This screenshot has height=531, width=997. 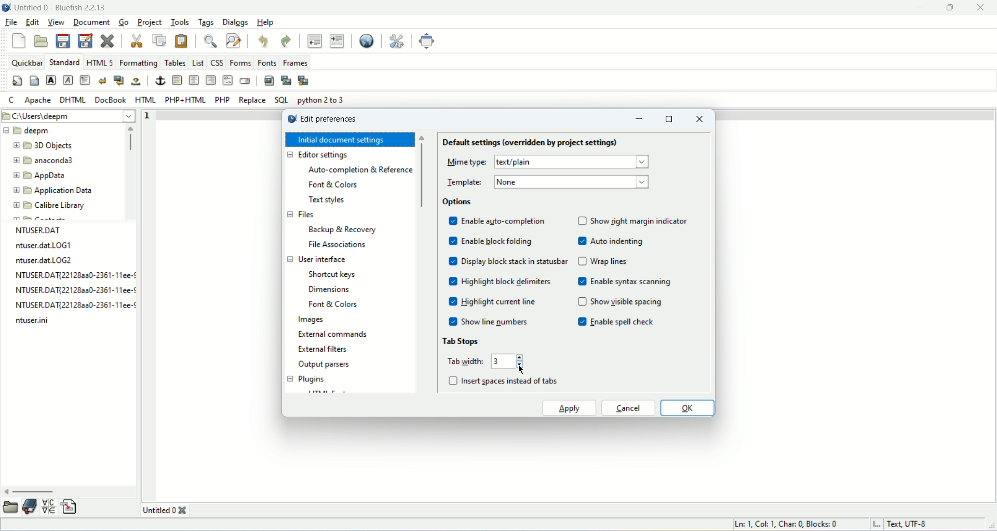 What do you see at coordinates (281, 100) in the screenshot?
I see `SQL` at bounding box center [281, 100].